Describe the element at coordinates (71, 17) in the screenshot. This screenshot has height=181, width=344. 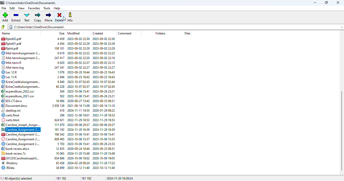
I see `info` at that location.